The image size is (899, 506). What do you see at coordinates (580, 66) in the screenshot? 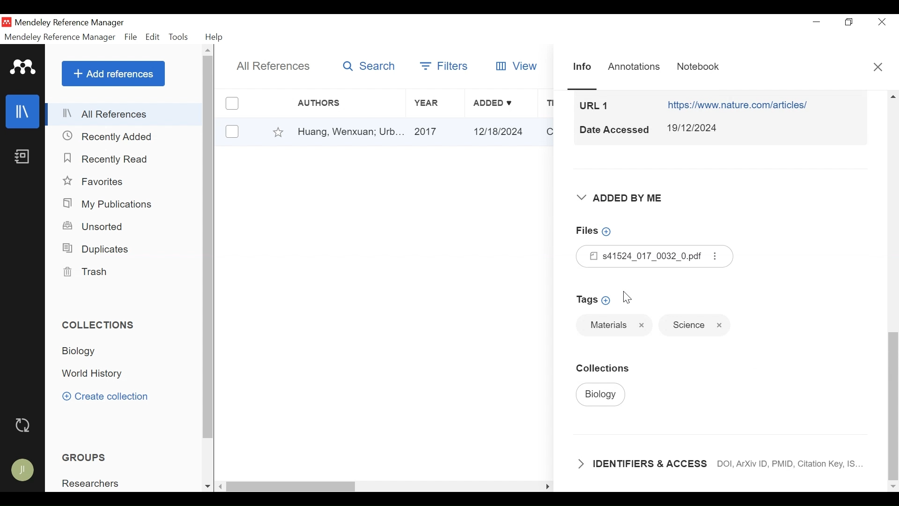
I see `Information` at bounding box center [580, 66].